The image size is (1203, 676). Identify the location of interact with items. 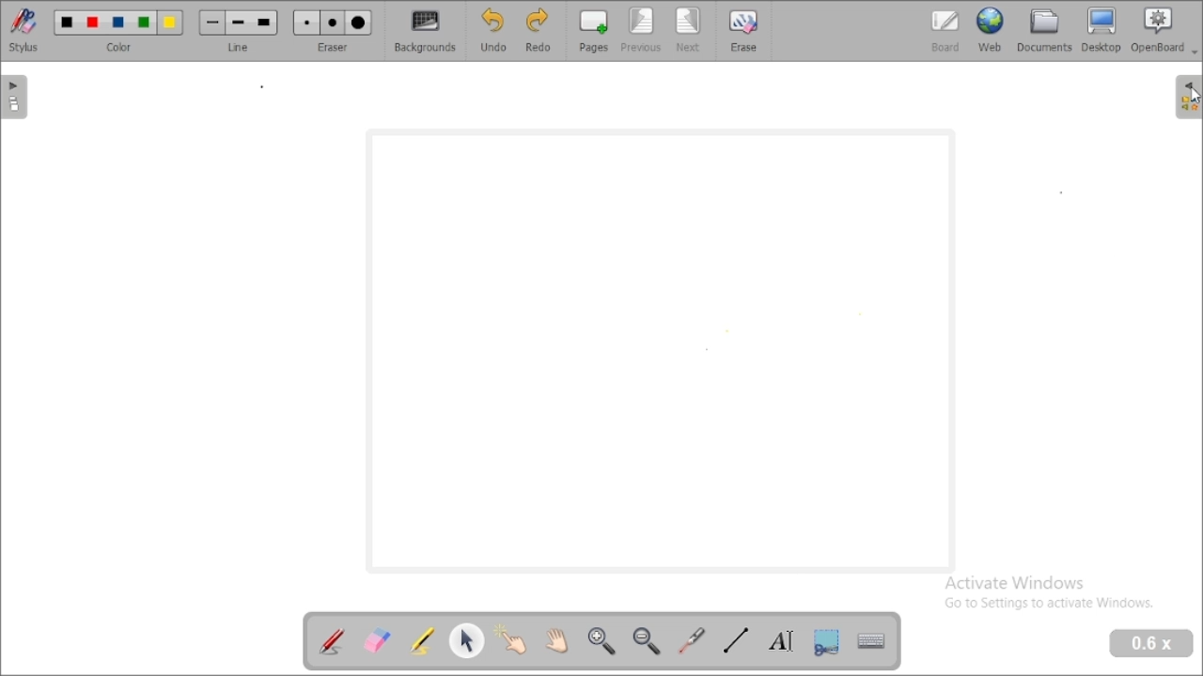
(514, 638).